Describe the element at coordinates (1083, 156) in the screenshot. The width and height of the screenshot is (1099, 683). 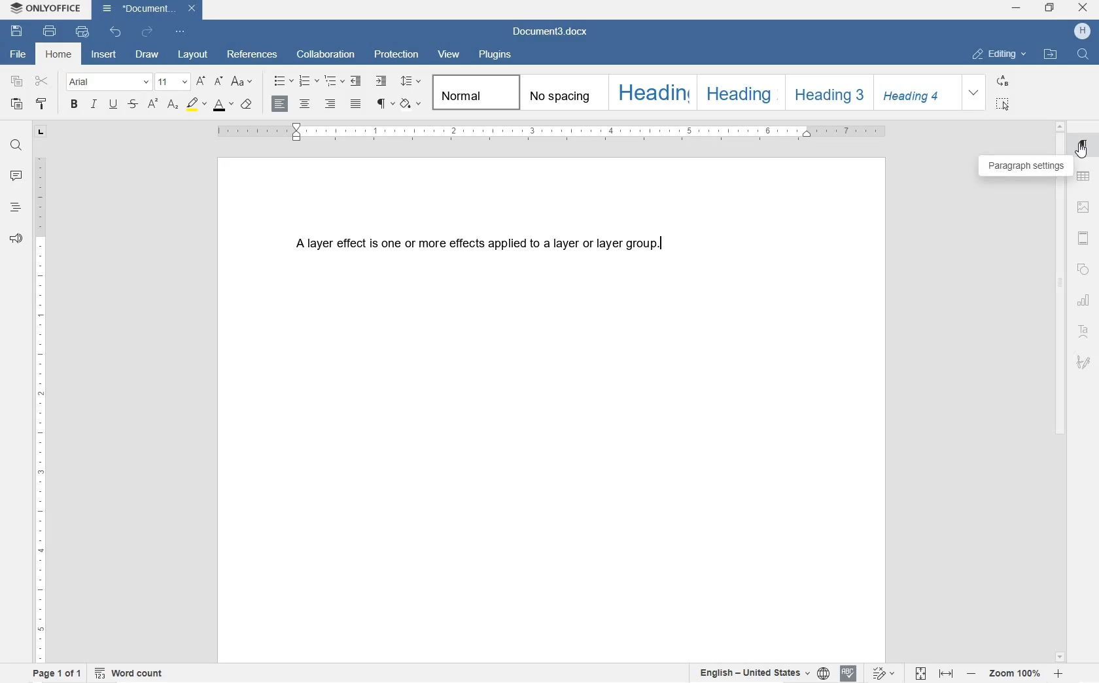
I see `CURSOR` at that location.